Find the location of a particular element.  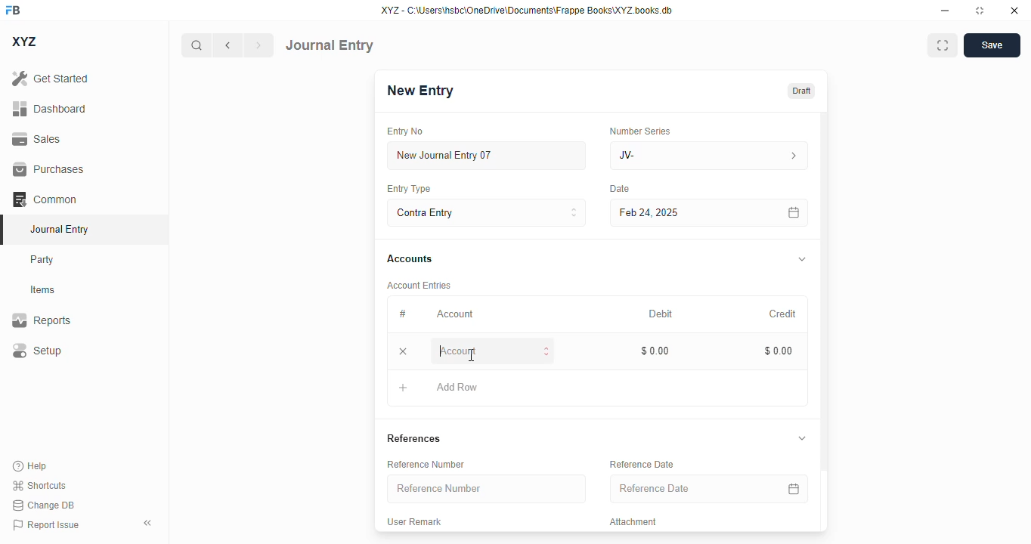

purchases is located at coordinates (50, 169).